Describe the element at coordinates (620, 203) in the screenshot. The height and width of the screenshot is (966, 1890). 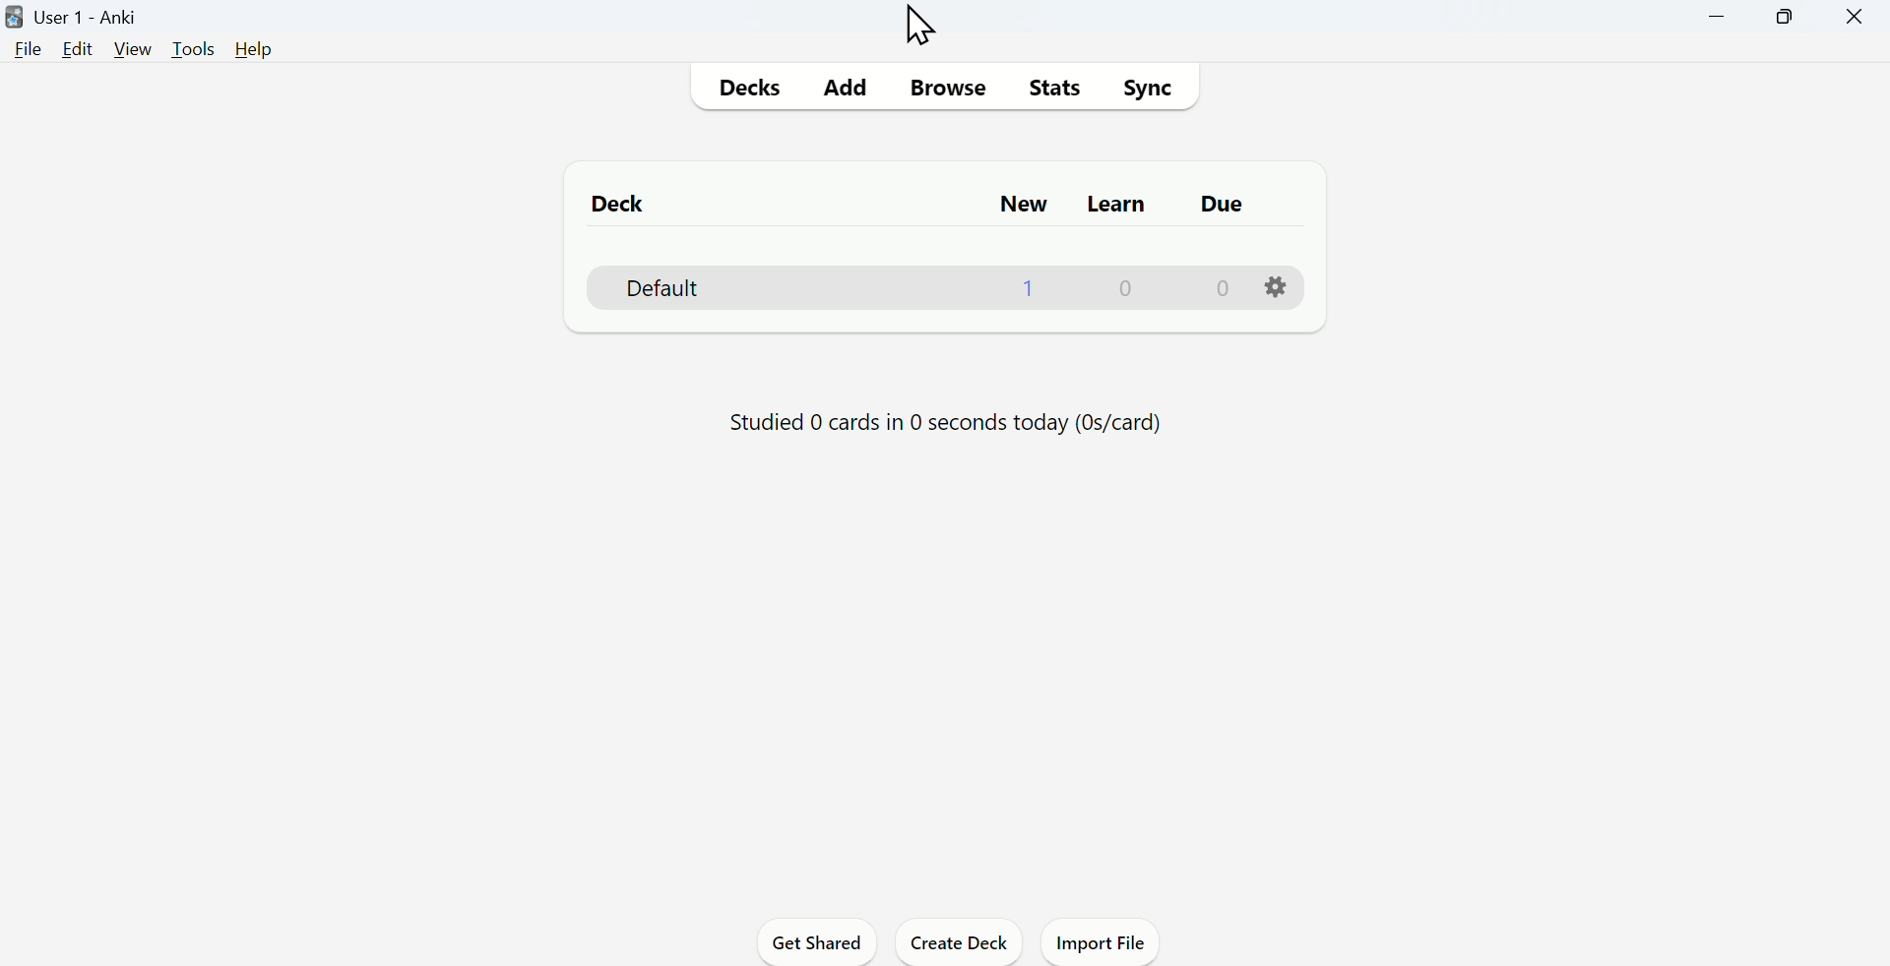
I see `Deck` at that location.